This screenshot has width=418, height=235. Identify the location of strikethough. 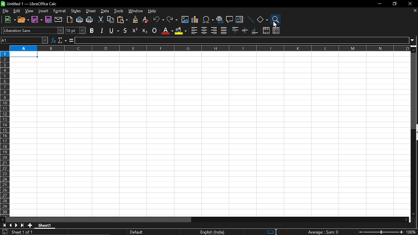
(114, 30).